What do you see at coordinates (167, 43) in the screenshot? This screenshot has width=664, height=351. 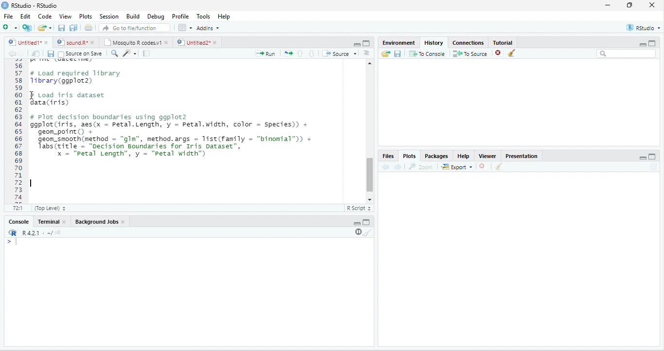 I see `close` at bounding box center [167, 43].